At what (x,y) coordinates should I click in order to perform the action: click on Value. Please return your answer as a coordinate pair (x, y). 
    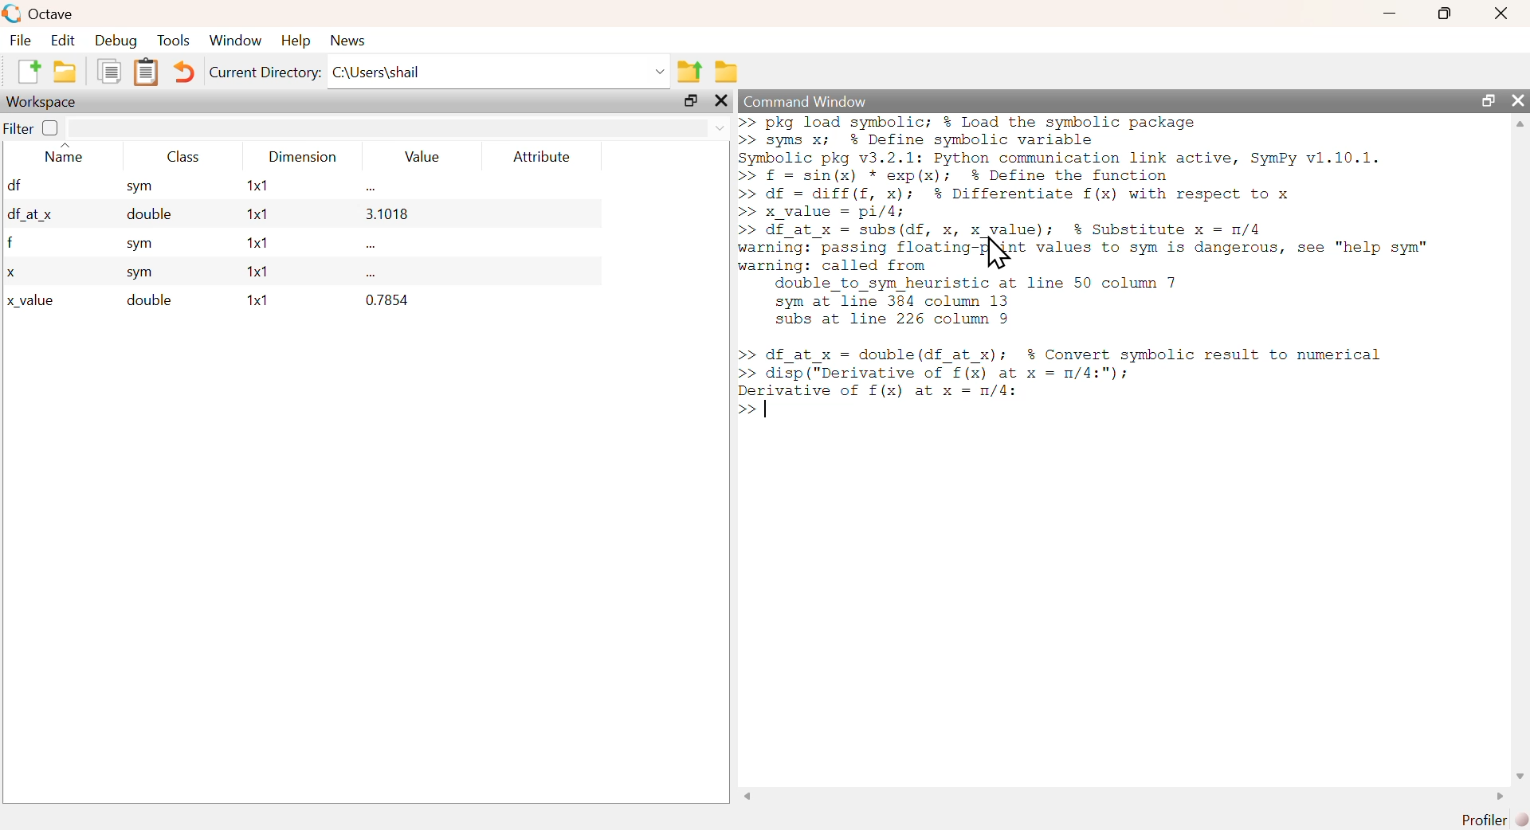
    Looking at the image, I should click on (418, 156).